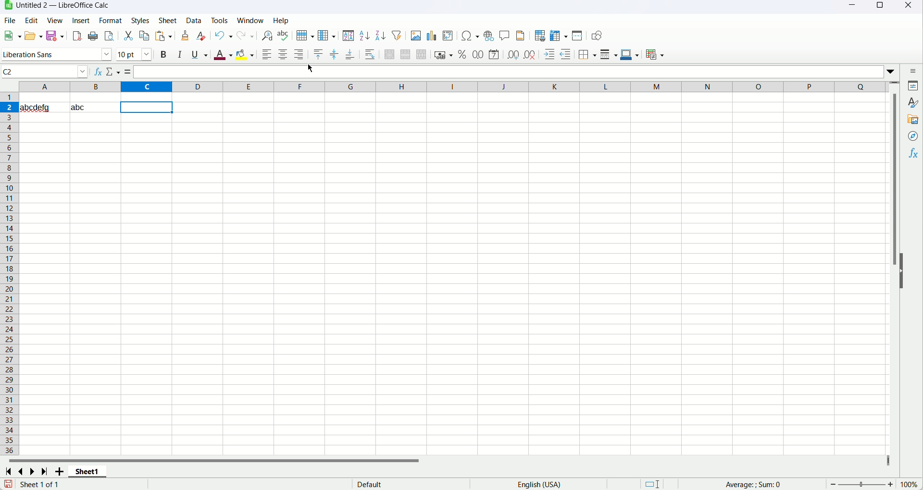 The image size is (923, 490). I want to click on border, so click(588, 54).